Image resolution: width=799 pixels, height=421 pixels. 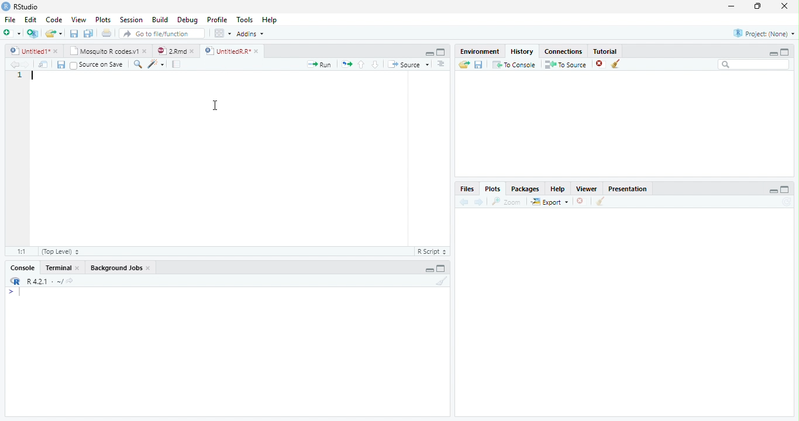 What do you see at coordinates (20, 7) in the screenshot?
I see `' RStudio` at bounding box center [20, 7].